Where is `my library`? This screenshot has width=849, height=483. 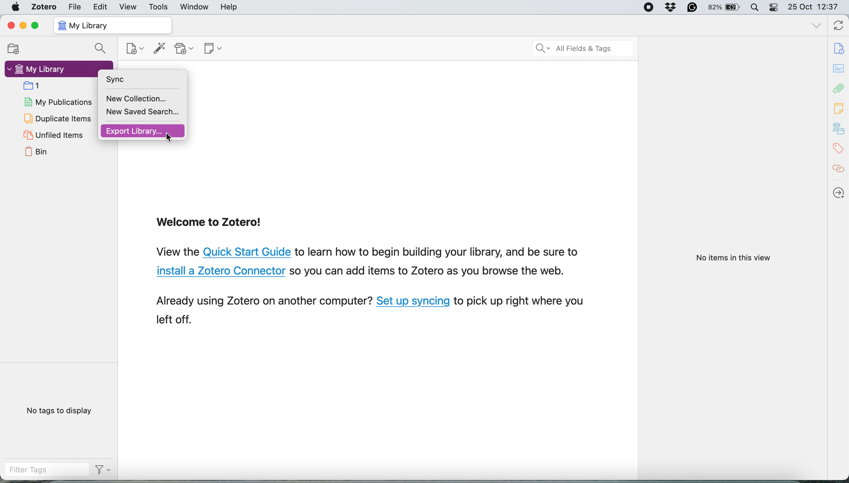 my library is located at coordinates (839, 127).